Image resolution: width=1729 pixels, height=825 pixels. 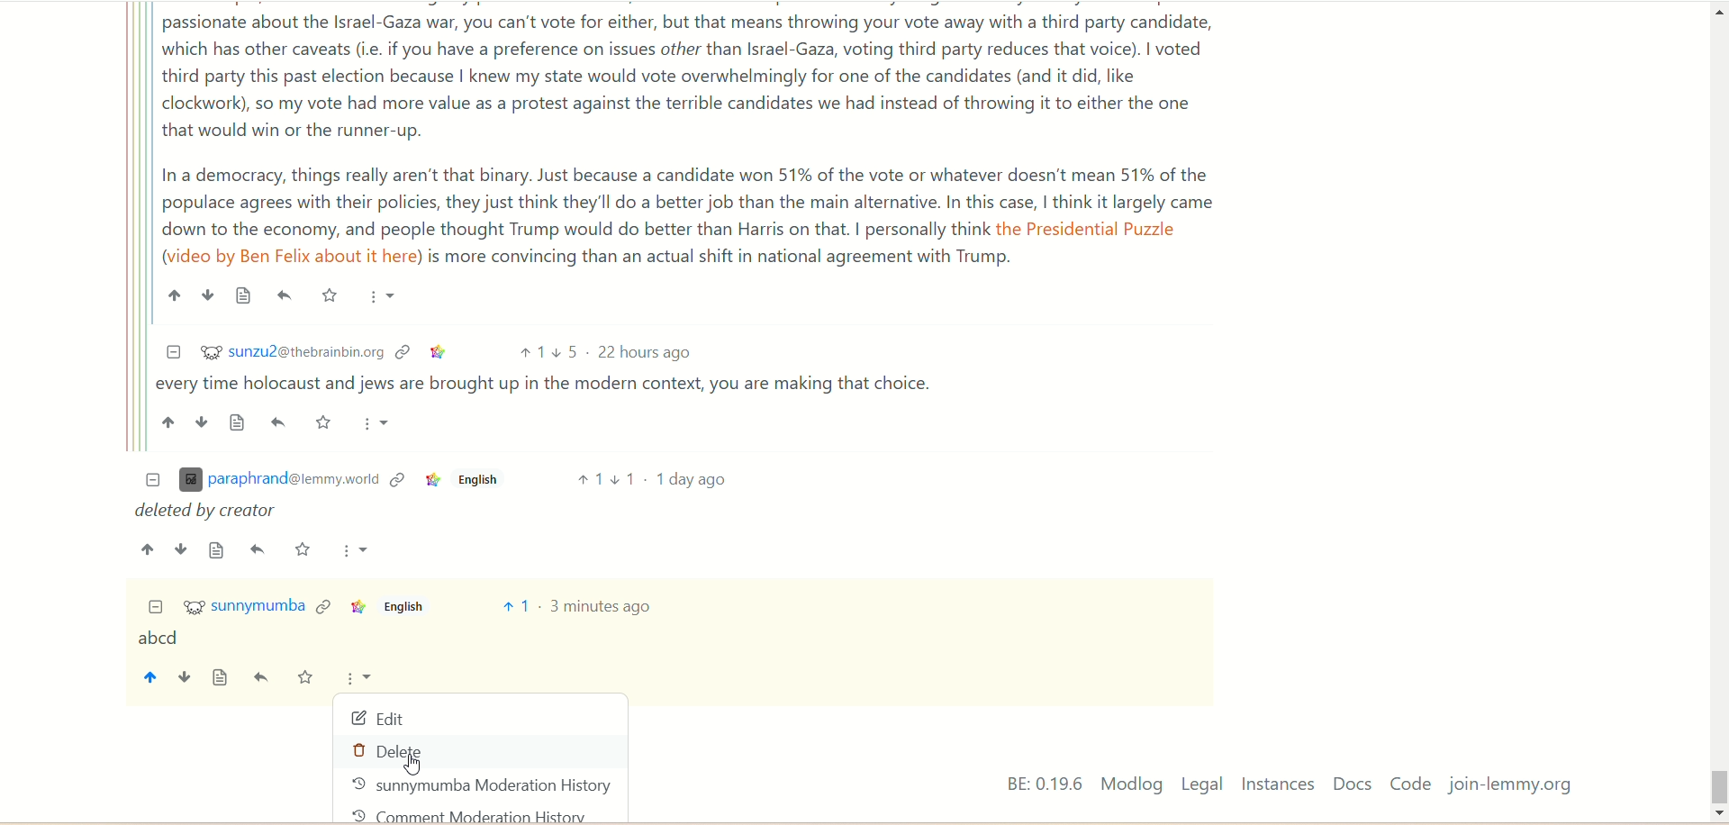 I want to click on deleted by creator, so click(x=209, y=512).